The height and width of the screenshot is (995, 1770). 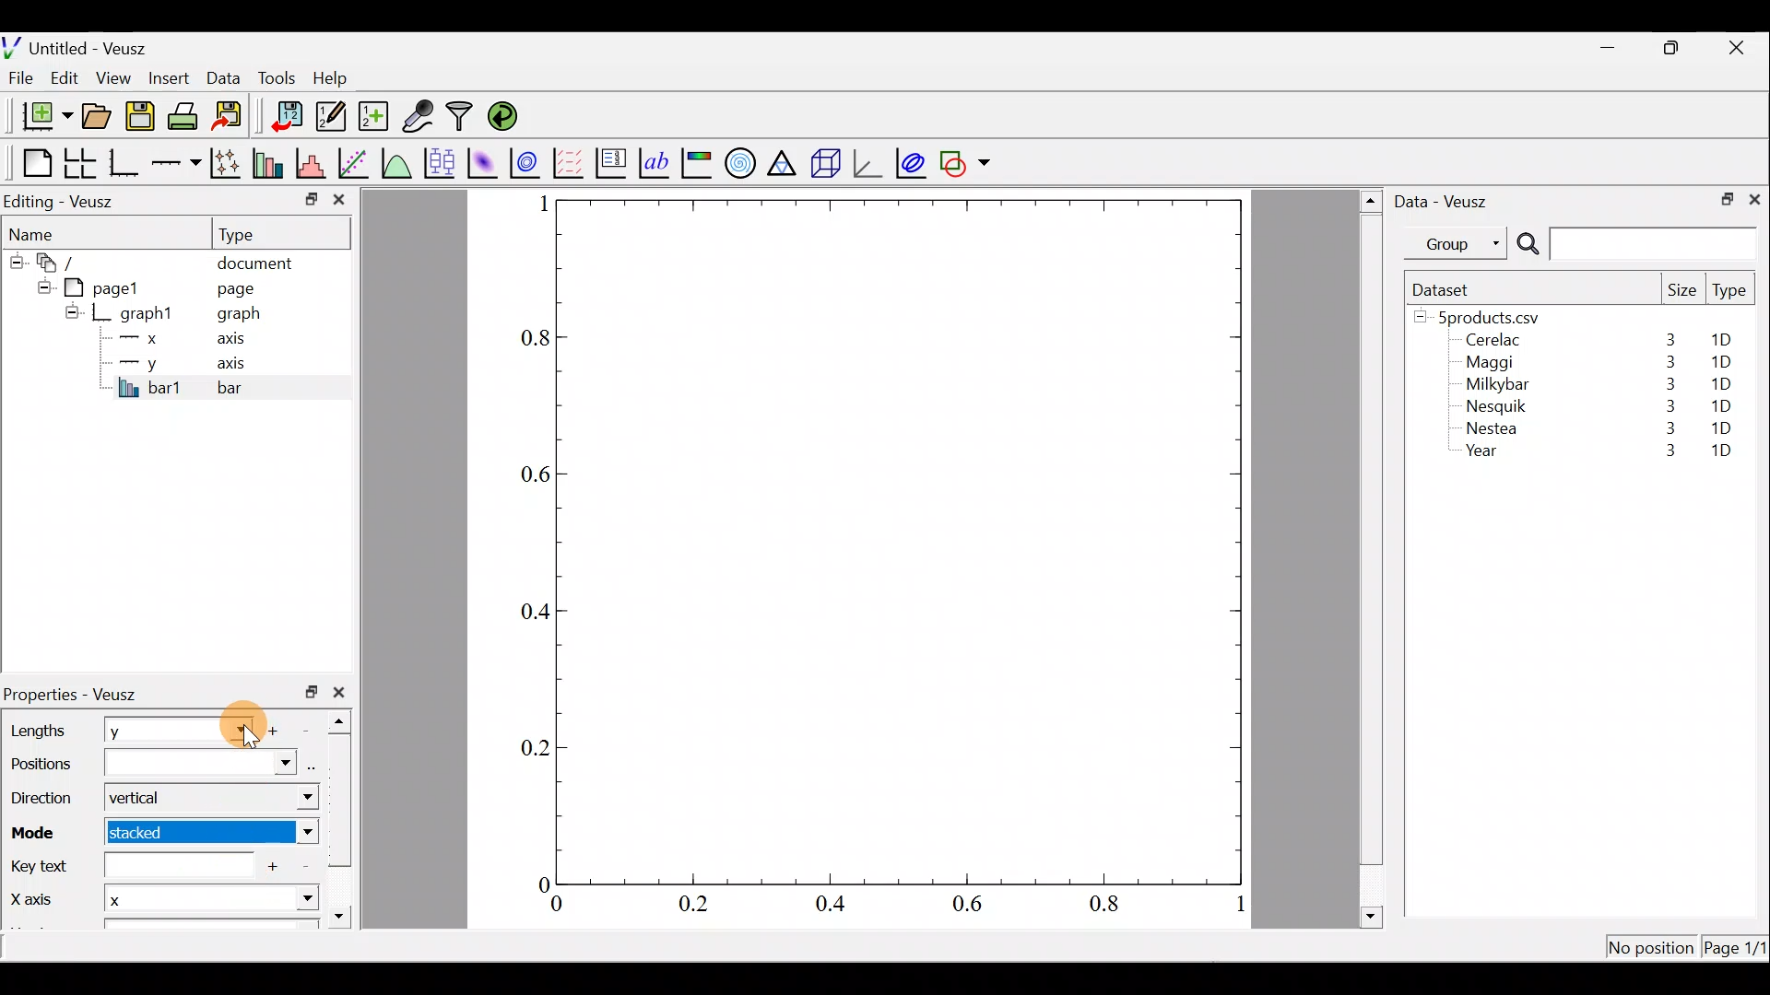 I want to click on Length dropdown, so click(x=232, y=729).